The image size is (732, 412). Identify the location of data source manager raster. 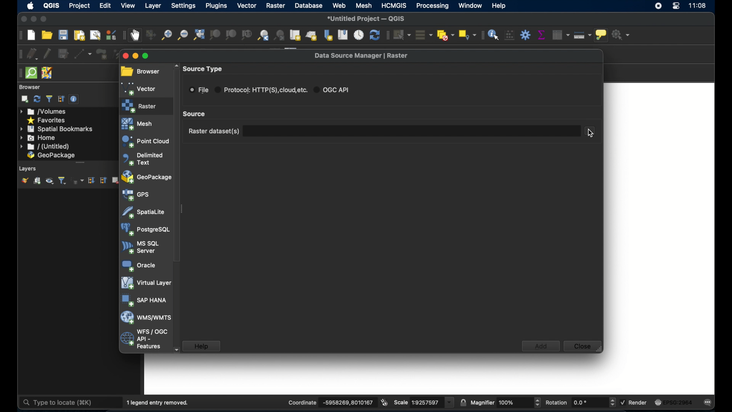
(362, 56).